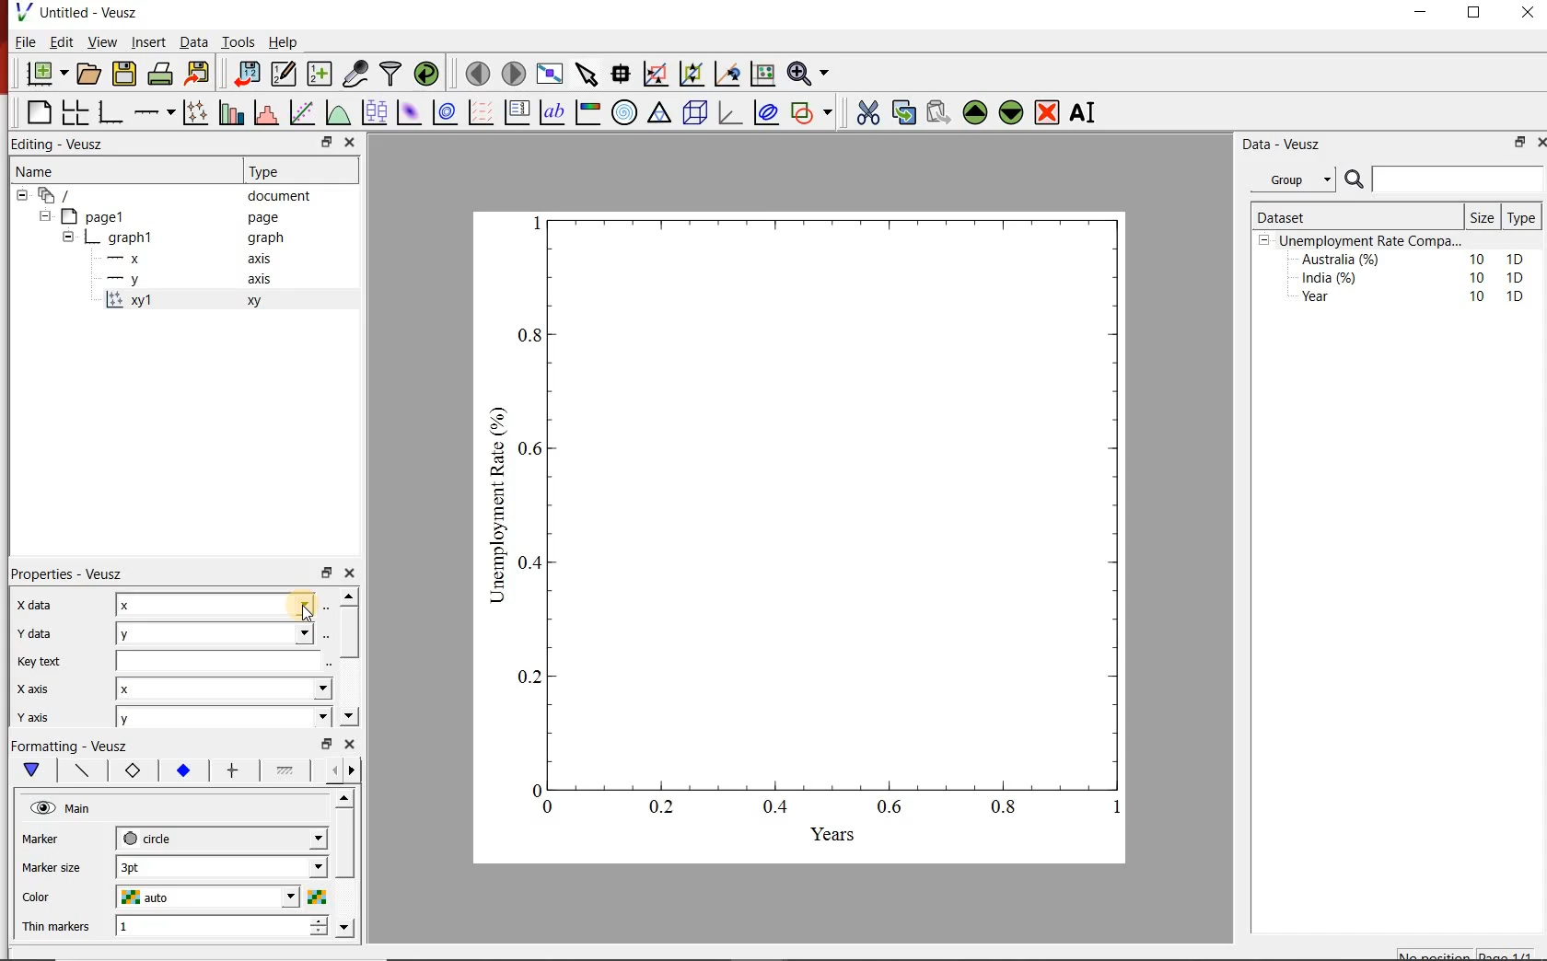 The image size is (1547, 961). What do you see at coordinates (319, 935) in the screenshot?
I see `decrease` at bounding box center [319, 935].